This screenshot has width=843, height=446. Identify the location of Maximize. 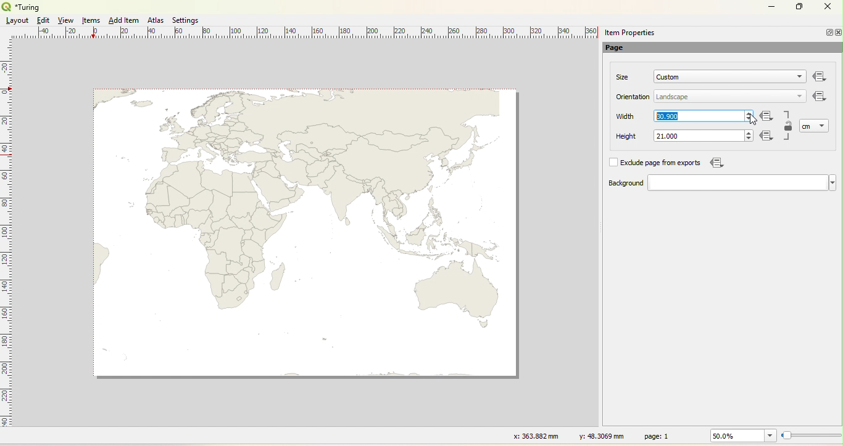
(800, 7).